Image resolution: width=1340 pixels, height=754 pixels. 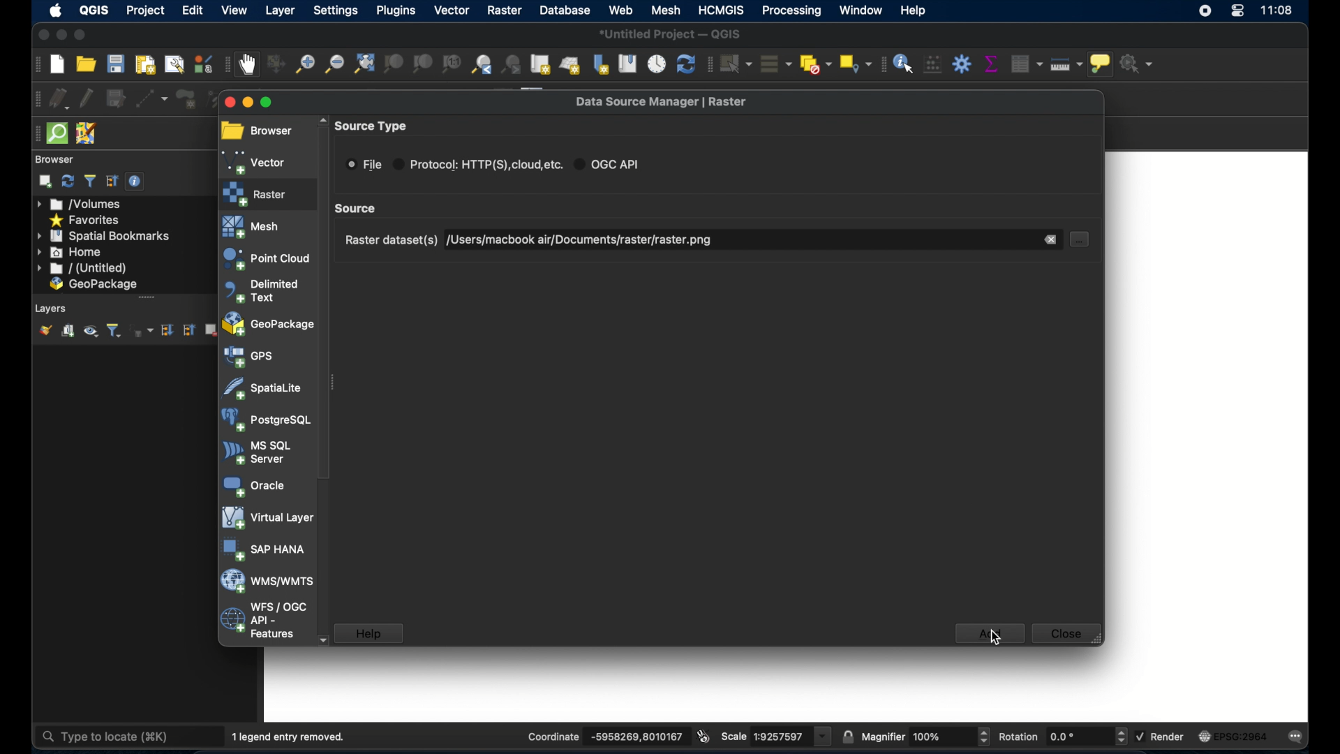 I want to click on identify features, so click(x=904, y=63).